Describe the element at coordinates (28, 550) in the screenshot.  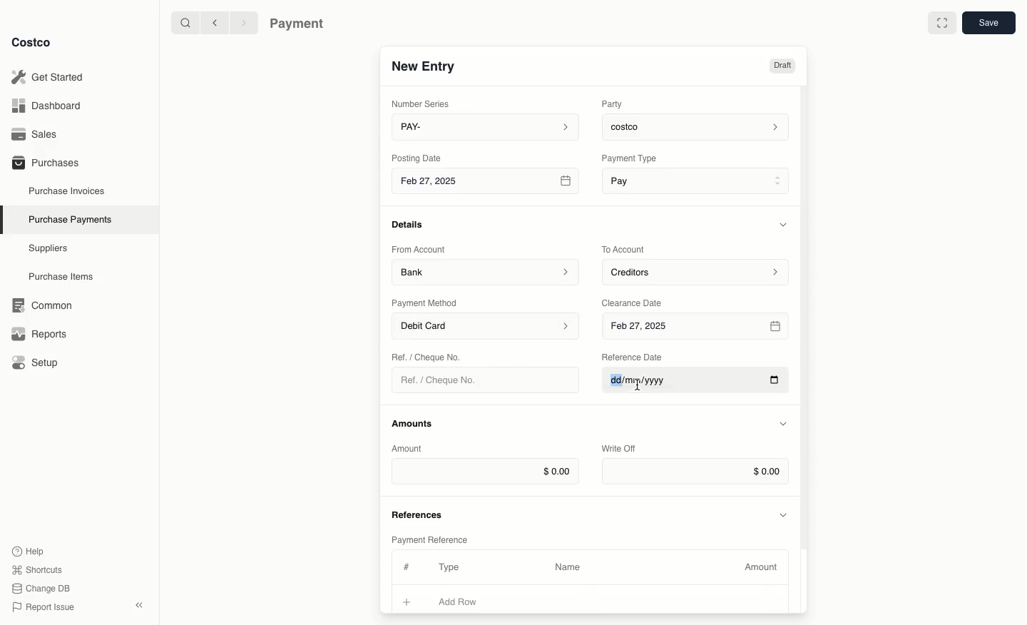
I see `Help` at that location.